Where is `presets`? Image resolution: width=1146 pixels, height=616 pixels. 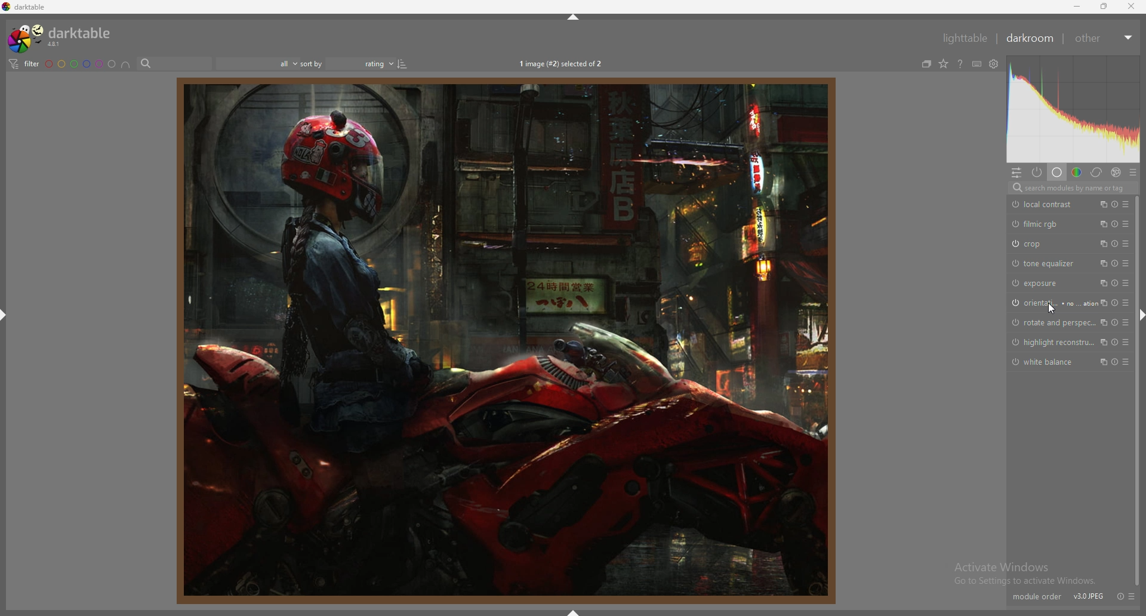 presets is located at coordinates (1125, 263).